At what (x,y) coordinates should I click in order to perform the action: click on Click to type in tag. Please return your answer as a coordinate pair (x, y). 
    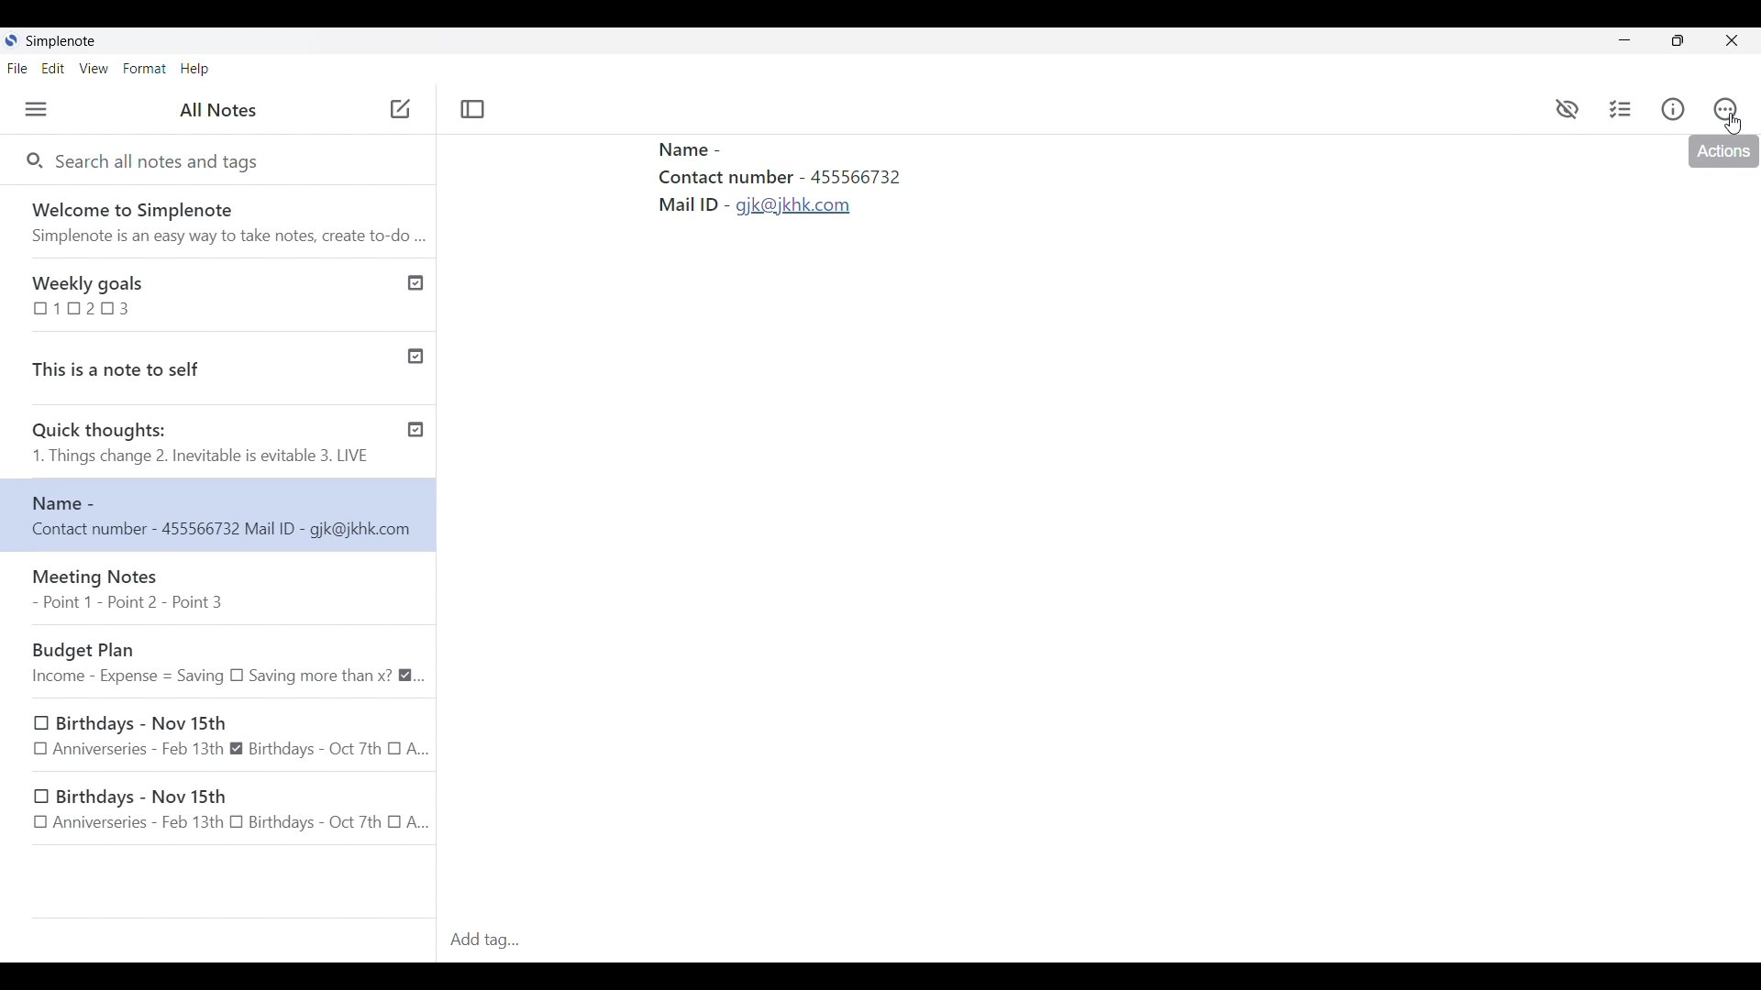
    Looking at the image, I should click on (1101, 940).